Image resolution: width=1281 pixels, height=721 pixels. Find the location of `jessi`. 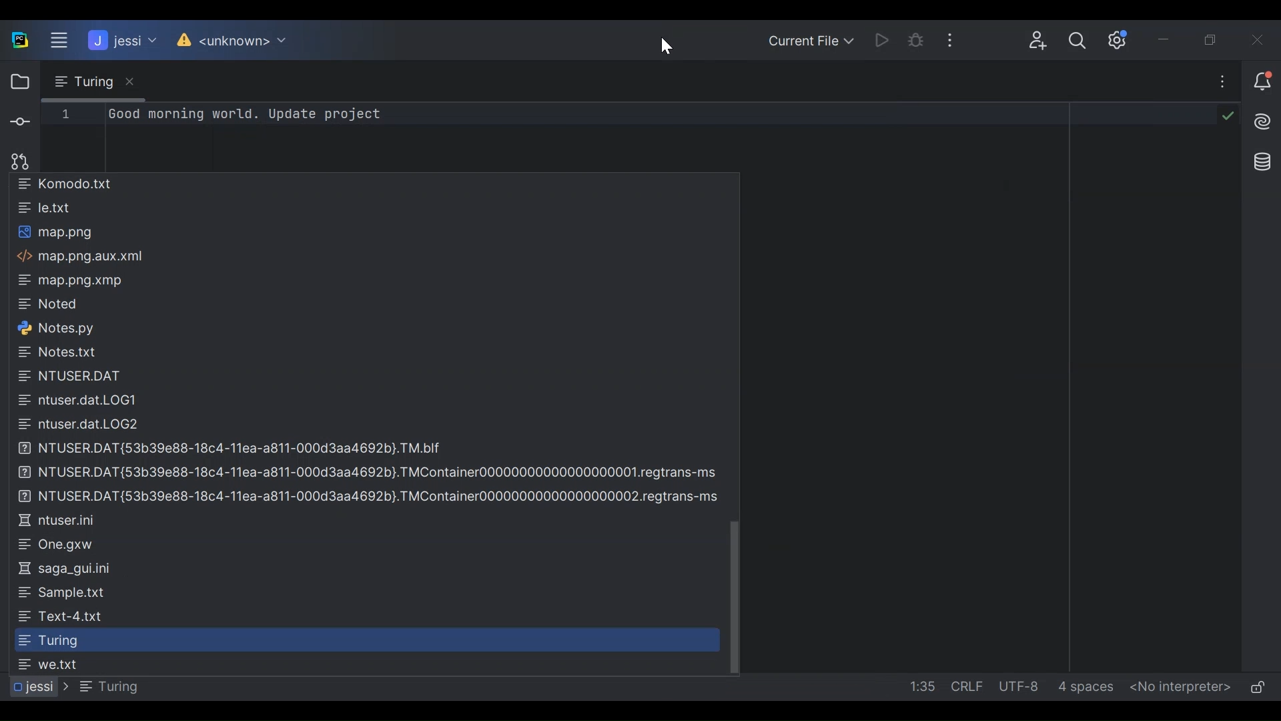

jessi is located at coordinates (31, 687).